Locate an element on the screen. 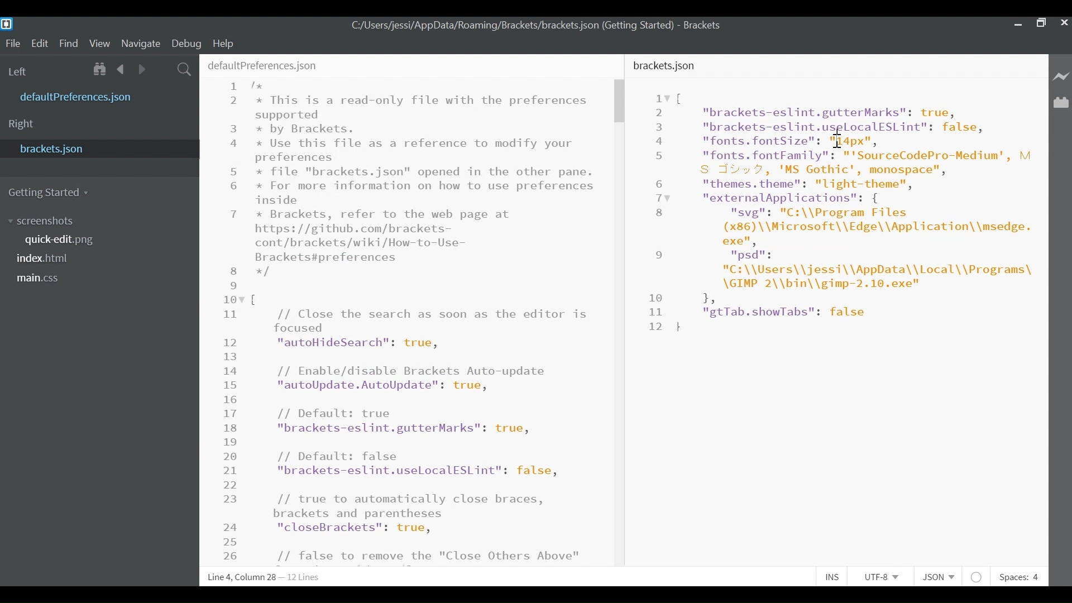 The height and width of the screenshot is (603, 1072). File  is located at coordinates (11, 42).